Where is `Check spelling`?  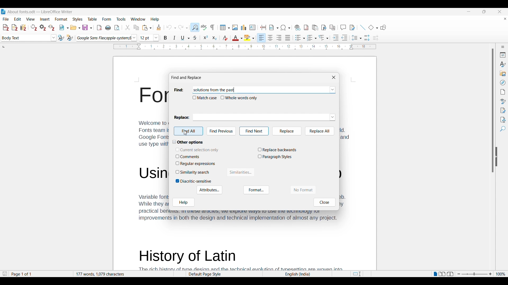 Check spelling is located at coordinates (204, 27).